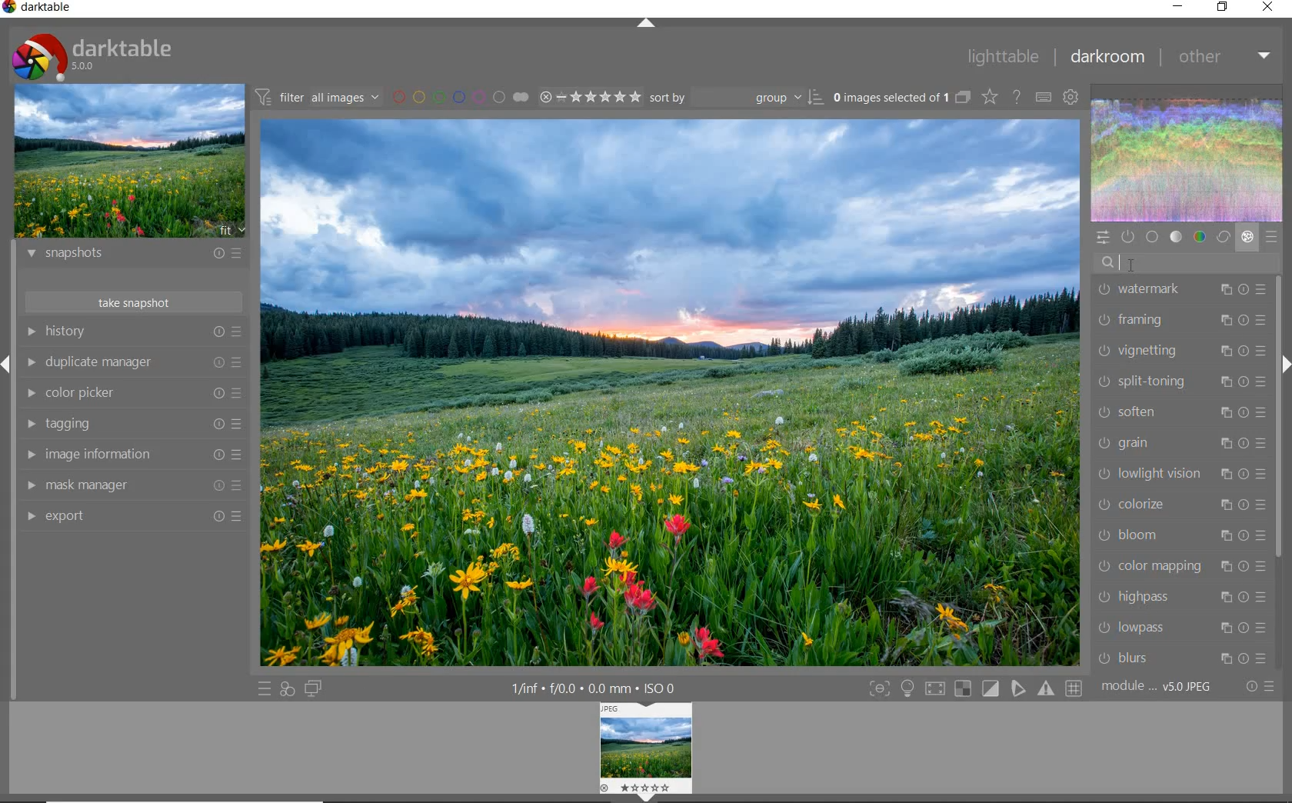 The height and width of the screenshot is (803, 1292). Describe the element at coordinates (459, 97) in the screenshot. I see `filter by image color` at that location.